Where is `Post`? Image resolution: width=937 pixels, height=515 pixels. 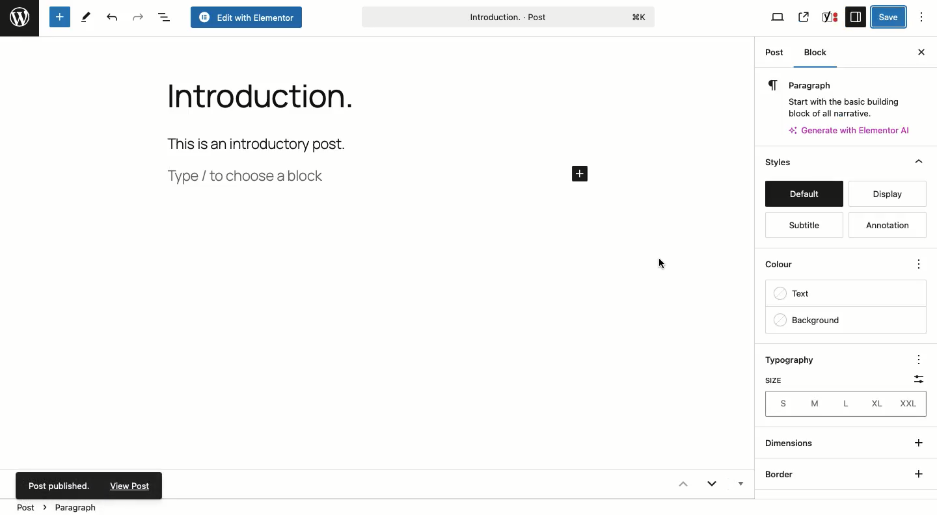
Post is located at coordinates (776, 55).